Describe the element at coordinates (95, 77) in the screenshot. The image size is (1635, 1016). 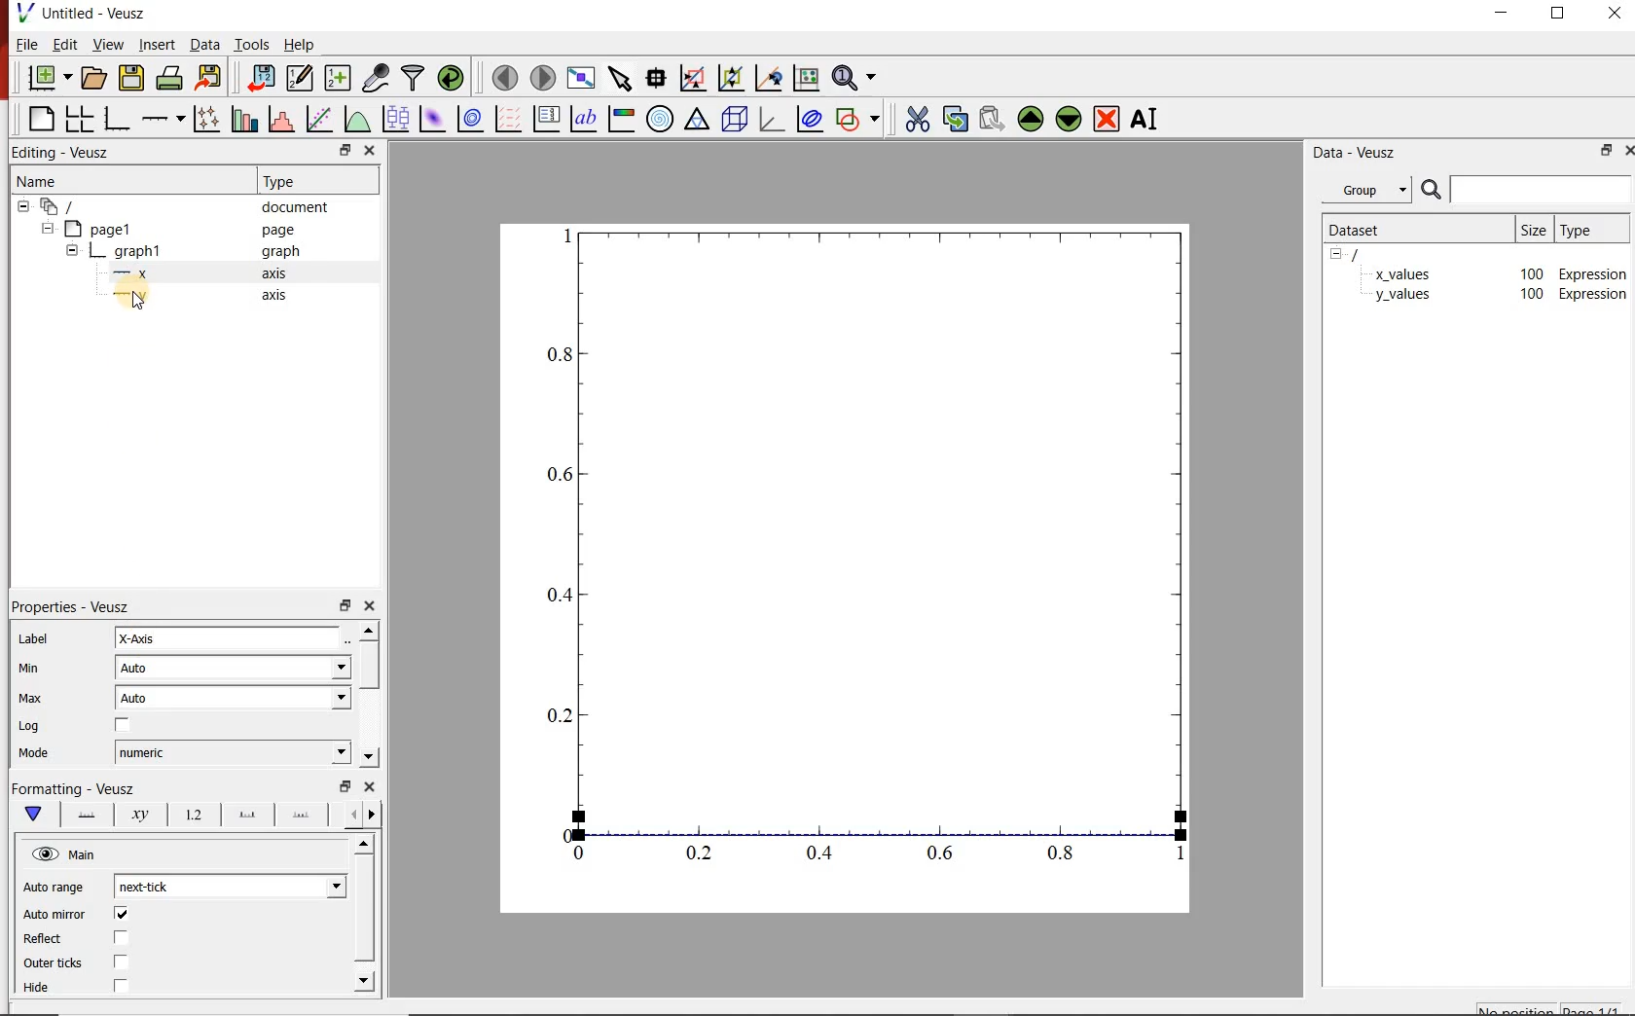
I see `open document` at that location.